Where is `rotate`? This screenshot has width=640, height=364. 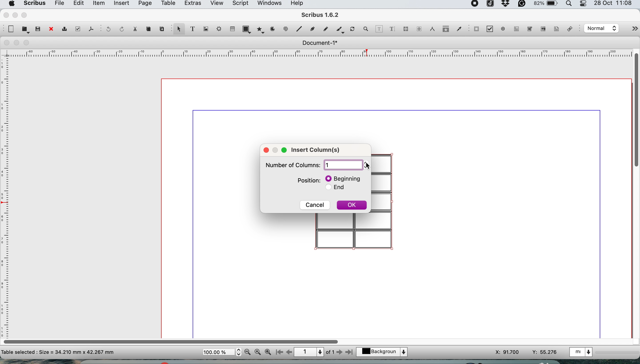
rotate is located at coordinates (353, 29).